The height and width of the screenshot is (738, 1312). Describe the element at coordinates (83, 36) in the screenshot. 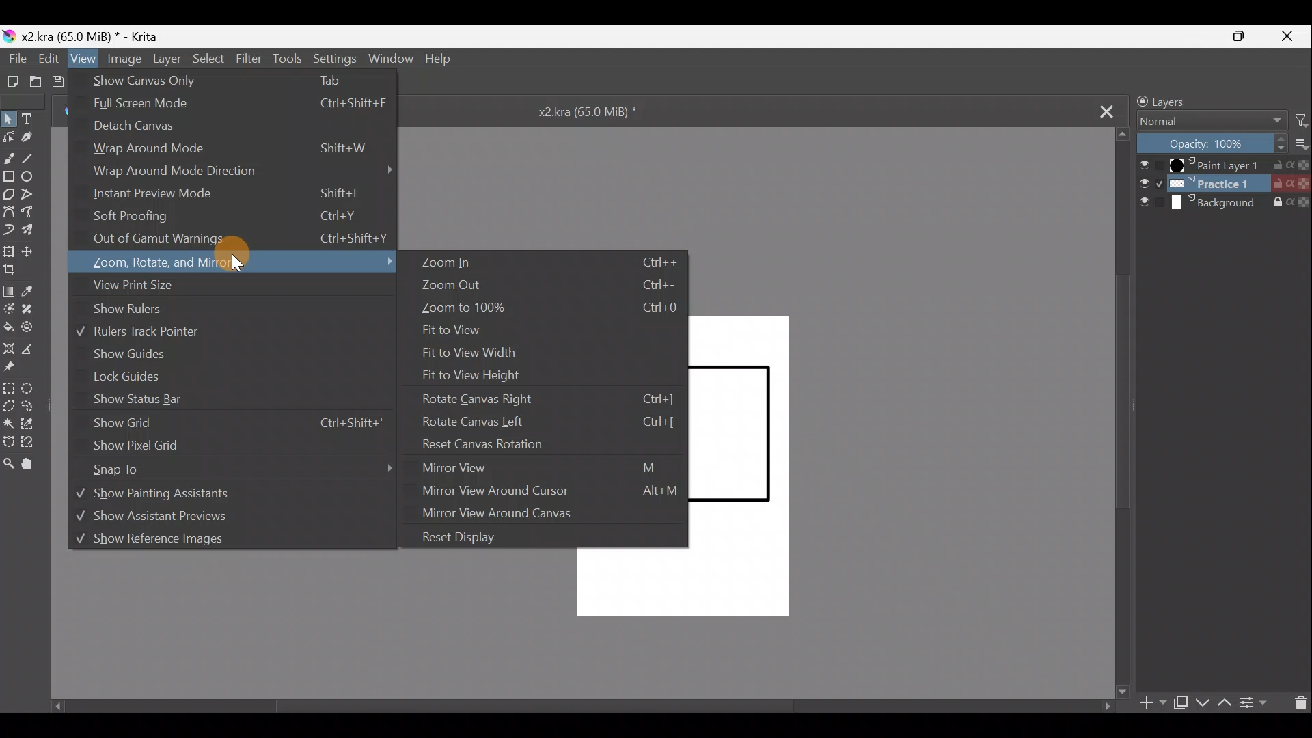

I see `x2.kra` at that location.